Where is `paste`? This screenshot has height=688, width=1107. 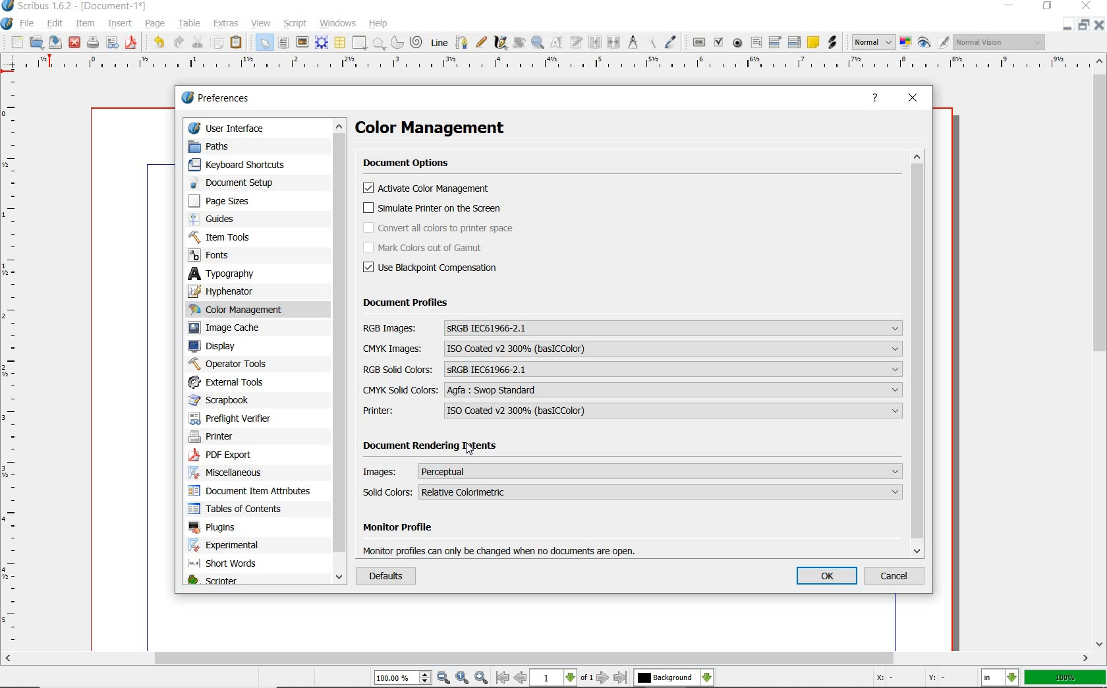 paste is located at coordinates (239, 43).